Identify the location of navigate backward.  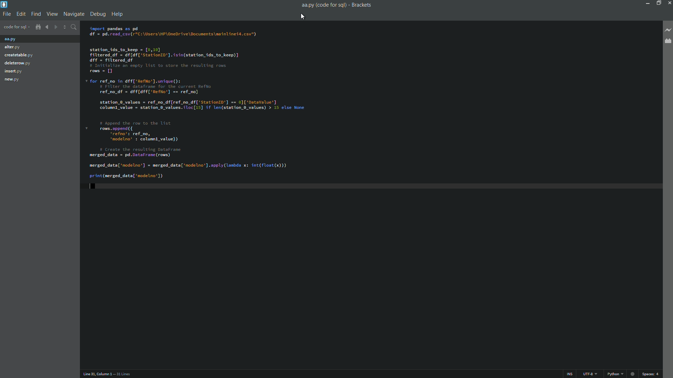
(48, 27).